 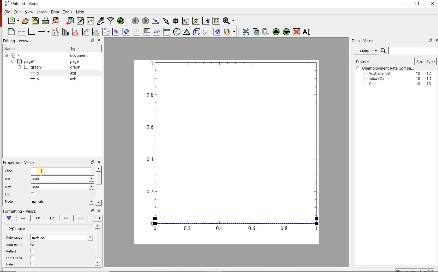 What do you see at coordinates (54, 67) in the screenshot?
I see `graph1
pl graph` at bounding box center [54, 67].